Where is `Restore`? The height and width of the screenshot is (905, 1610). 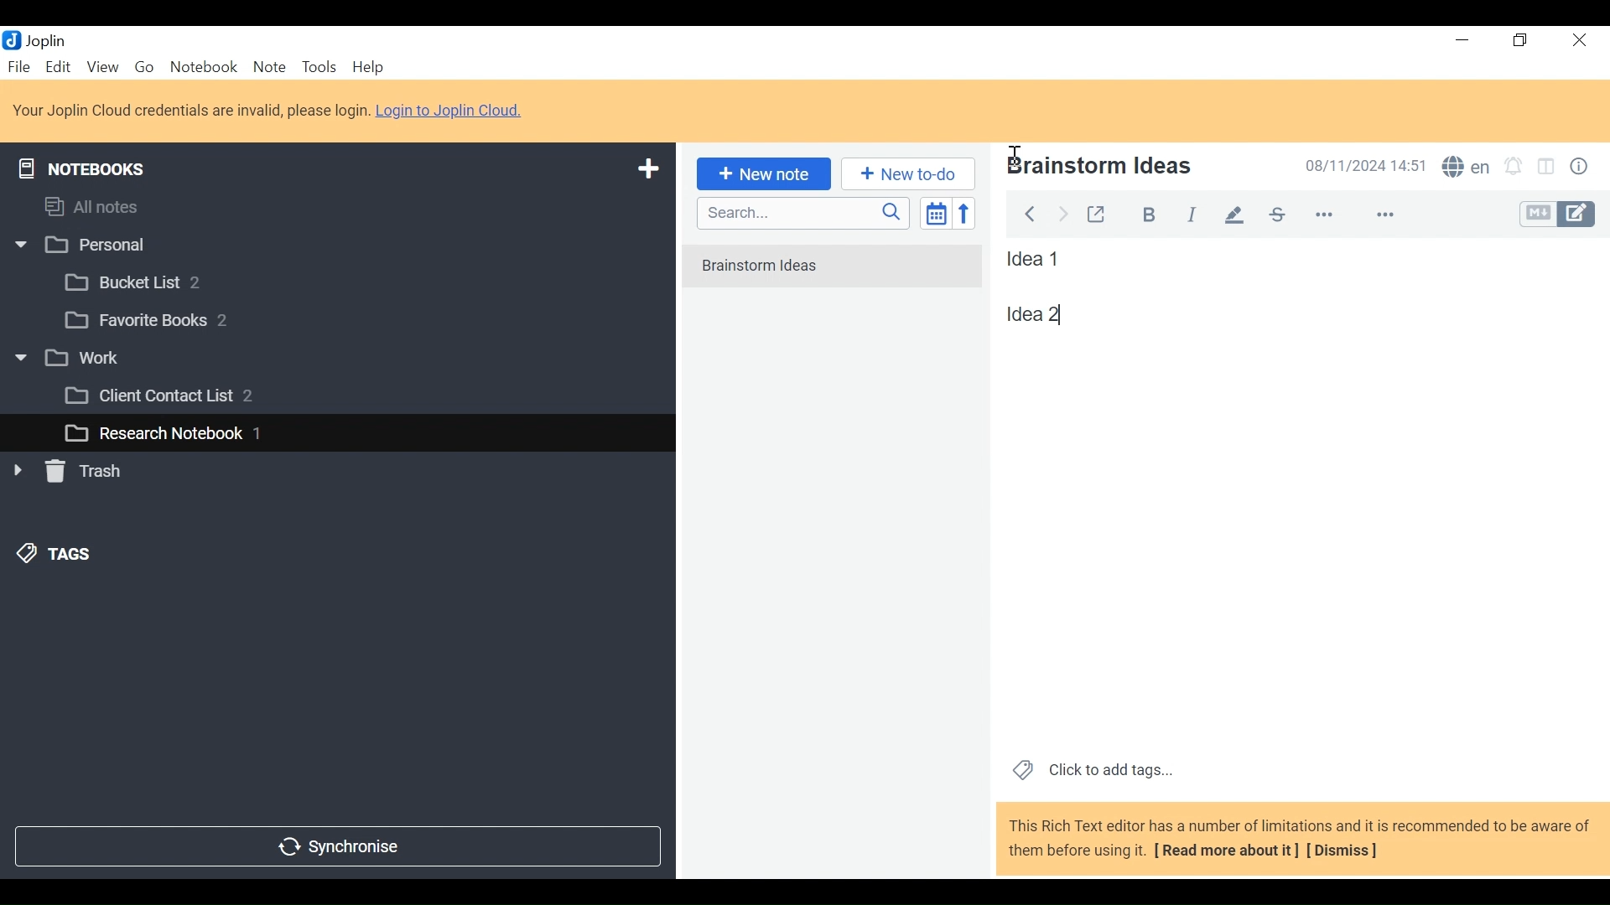 Restore is located at coordinates (1522, 41).